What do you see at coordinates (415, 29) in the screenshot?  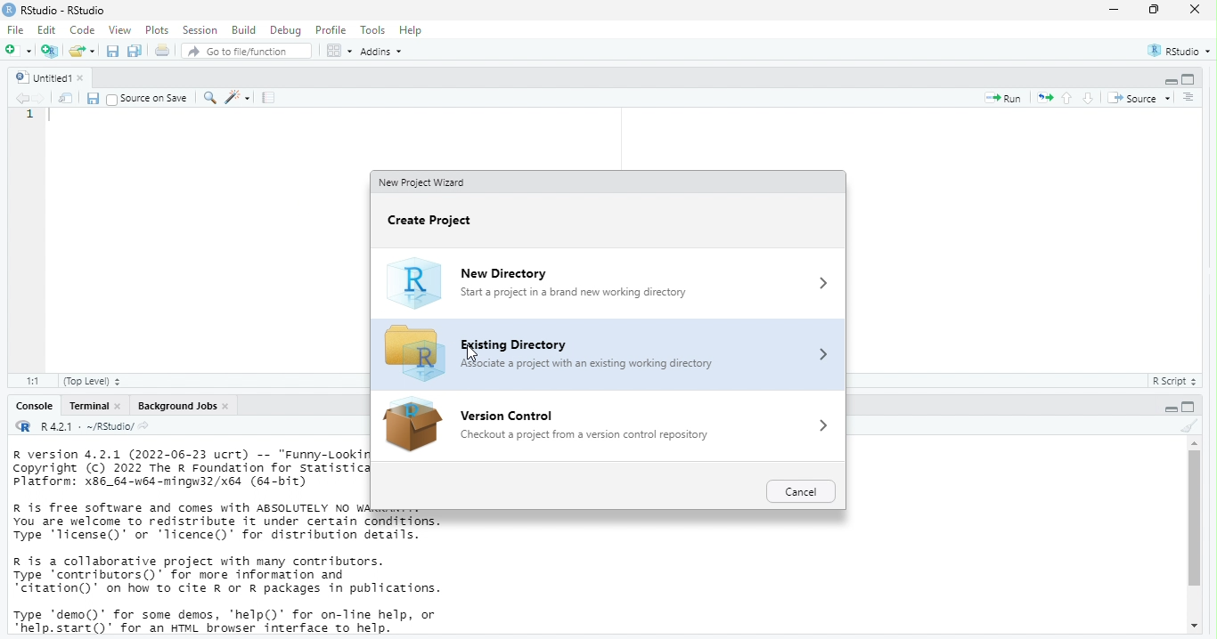 I see `help` at bounding box center [415, 29].